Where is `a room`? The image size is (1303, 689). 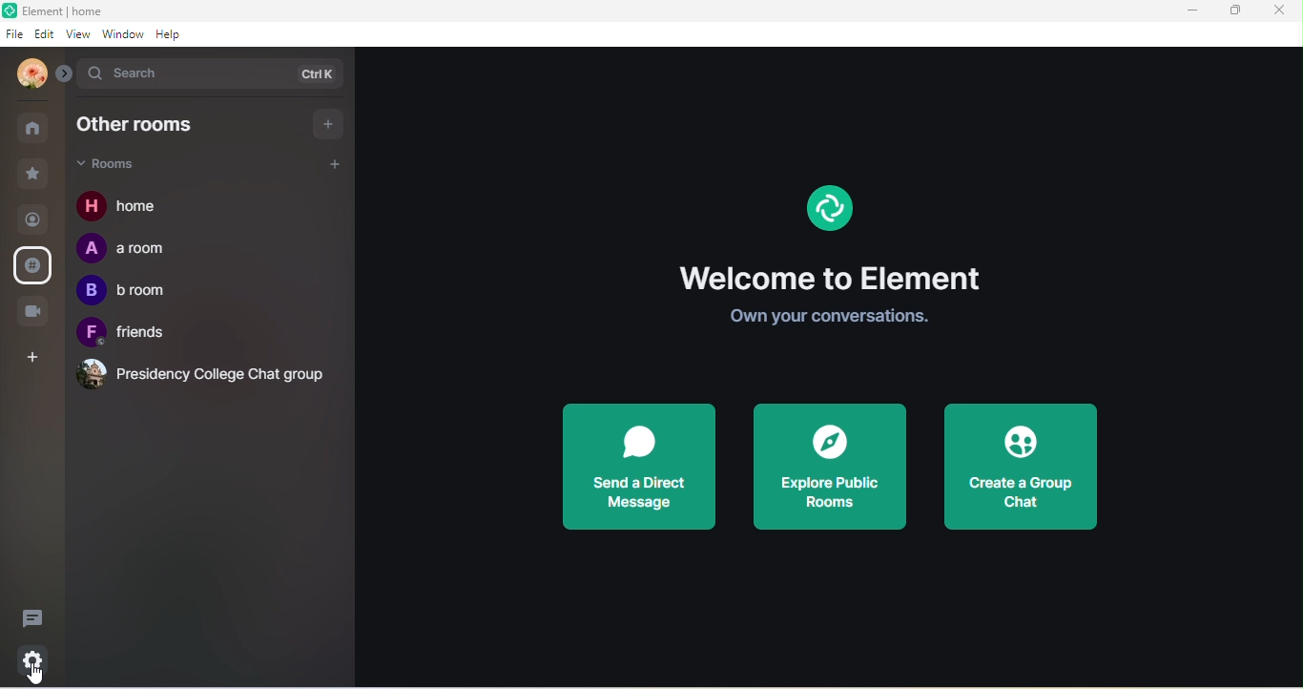
a room is located at coordinates (130, 250).